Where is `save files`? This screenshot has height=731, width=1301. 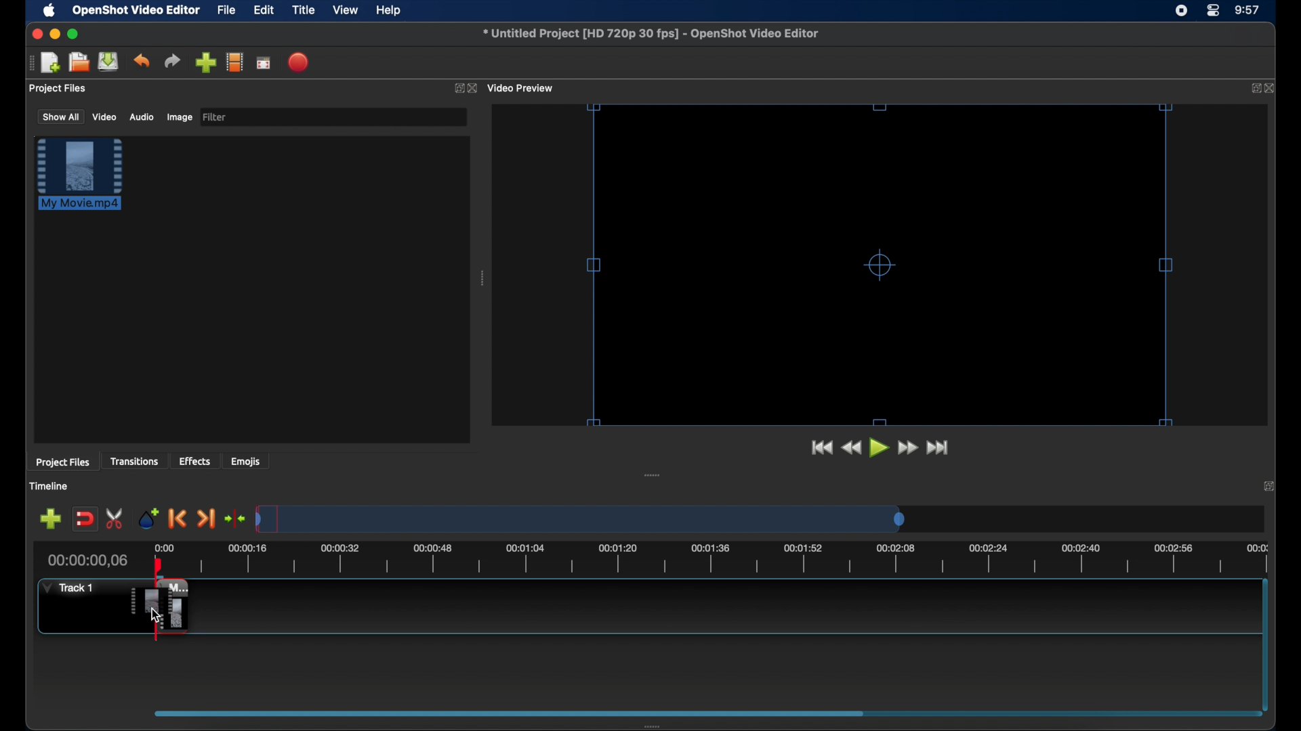
save files is located at coordinates (110, 62).